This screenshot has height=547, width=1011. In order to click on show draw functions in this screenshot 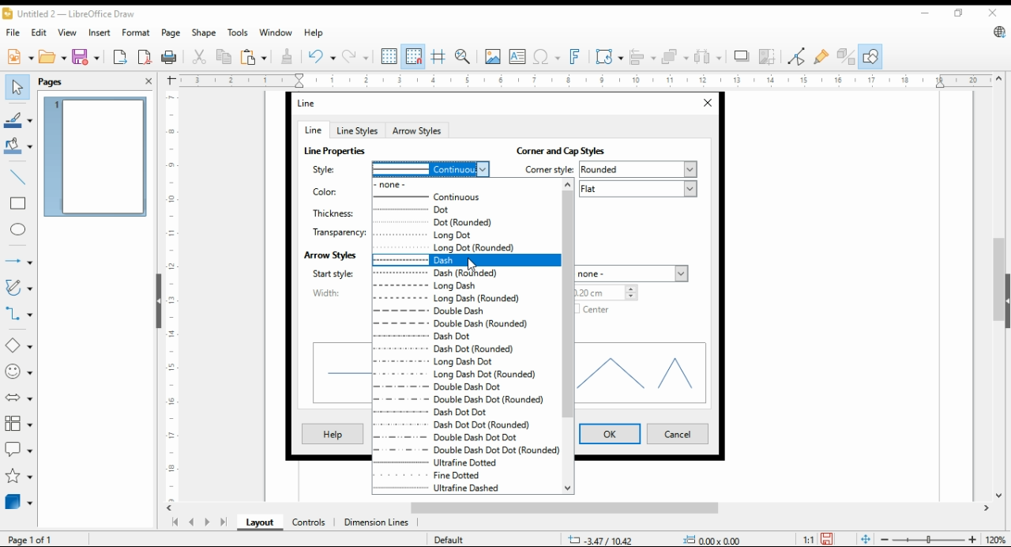, I will do `click(869, 57)`.